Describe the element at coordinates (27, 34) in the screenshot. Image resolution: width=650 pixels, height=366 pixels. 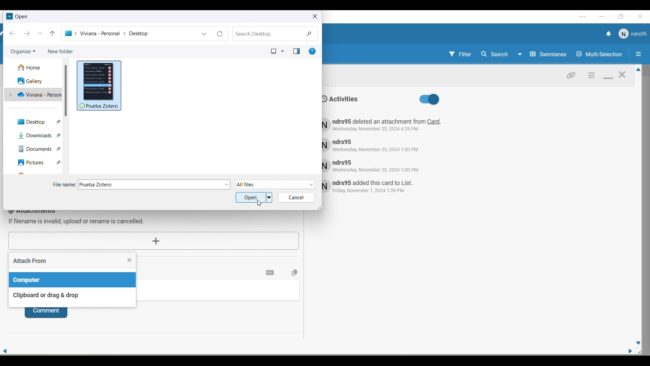
I see `Next` at that location.